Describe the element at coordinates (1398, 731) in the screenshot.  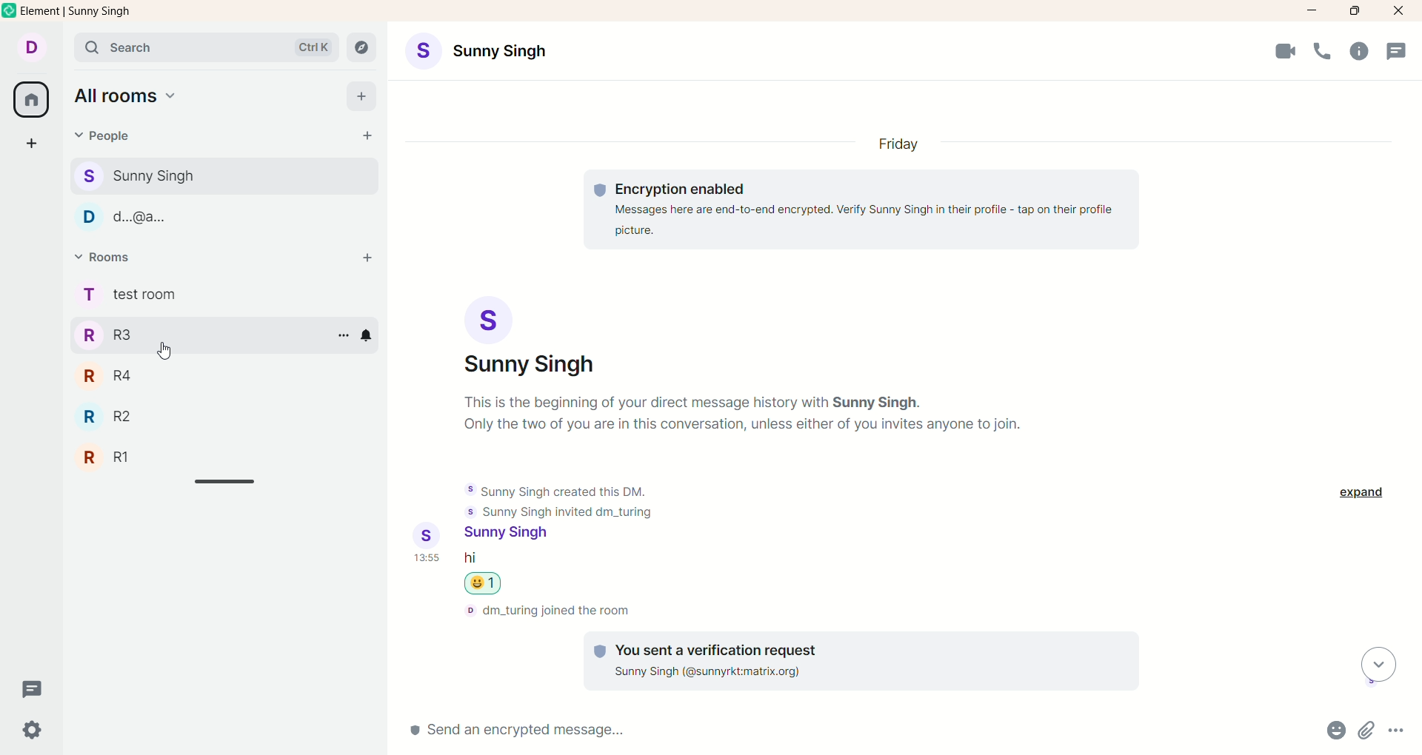
I see `options` at that location.